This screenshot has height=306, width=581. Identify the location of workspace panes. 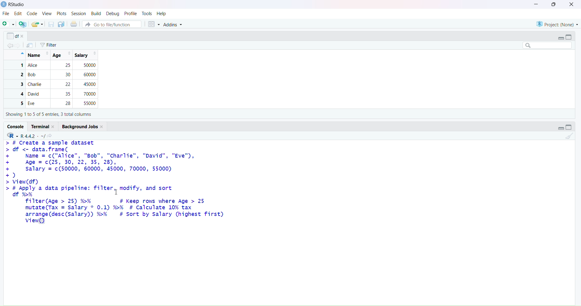
(153, 24).